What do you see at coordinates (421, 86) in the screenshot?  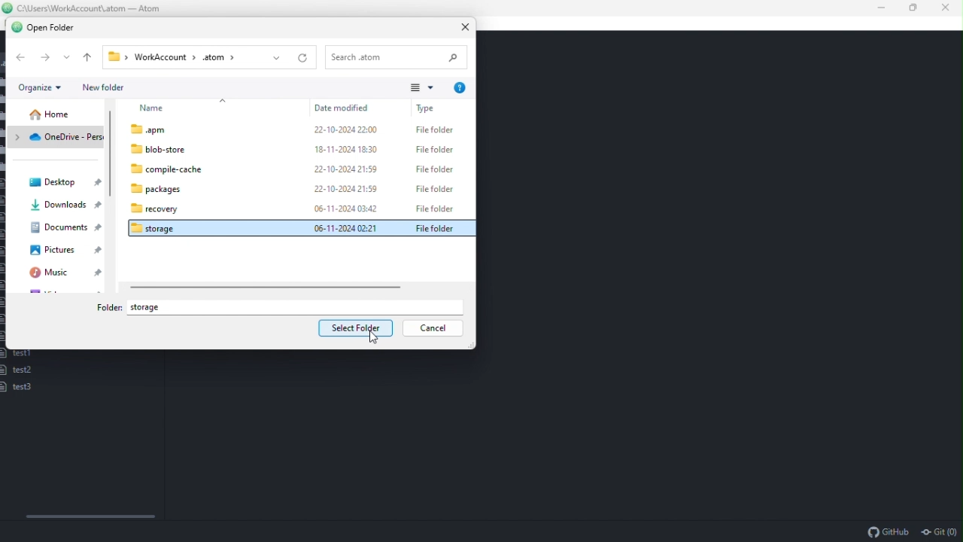 I see `View` at bounding box center [421, 86].